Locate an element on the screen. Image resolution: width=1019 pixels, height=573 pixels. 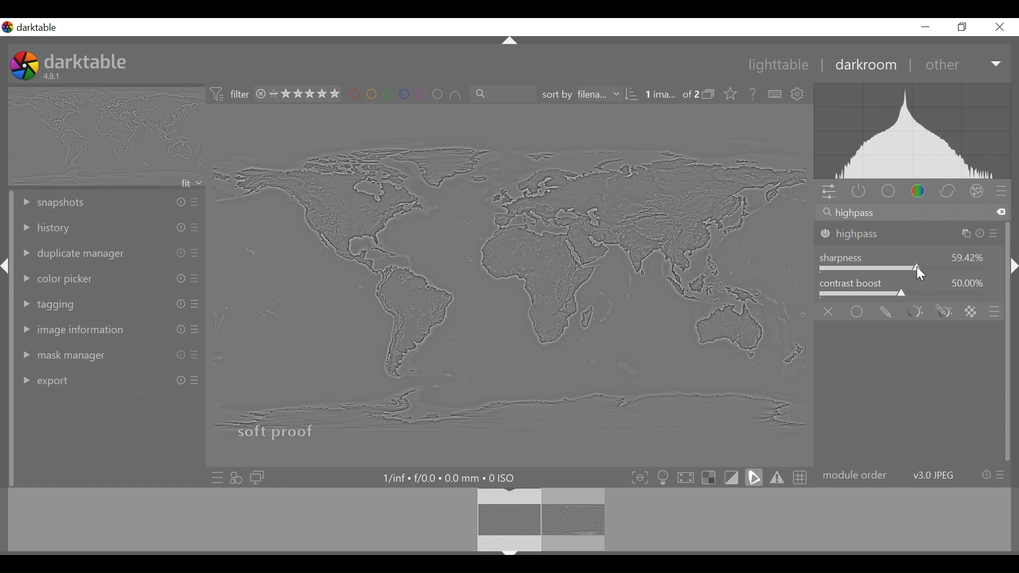
image information is located at coordinates (113, 329).